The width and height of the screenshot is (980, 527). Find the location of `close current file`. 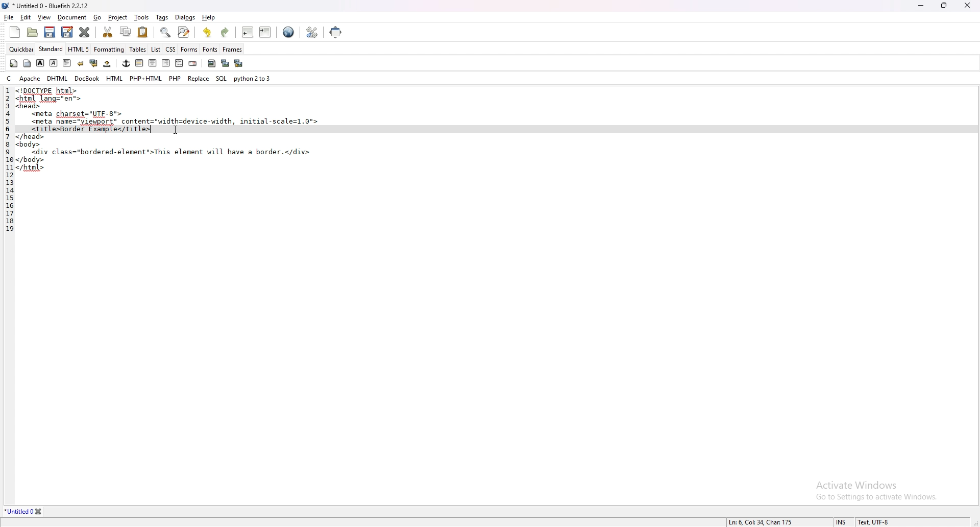

close current file is located at coordinates (84, 32).